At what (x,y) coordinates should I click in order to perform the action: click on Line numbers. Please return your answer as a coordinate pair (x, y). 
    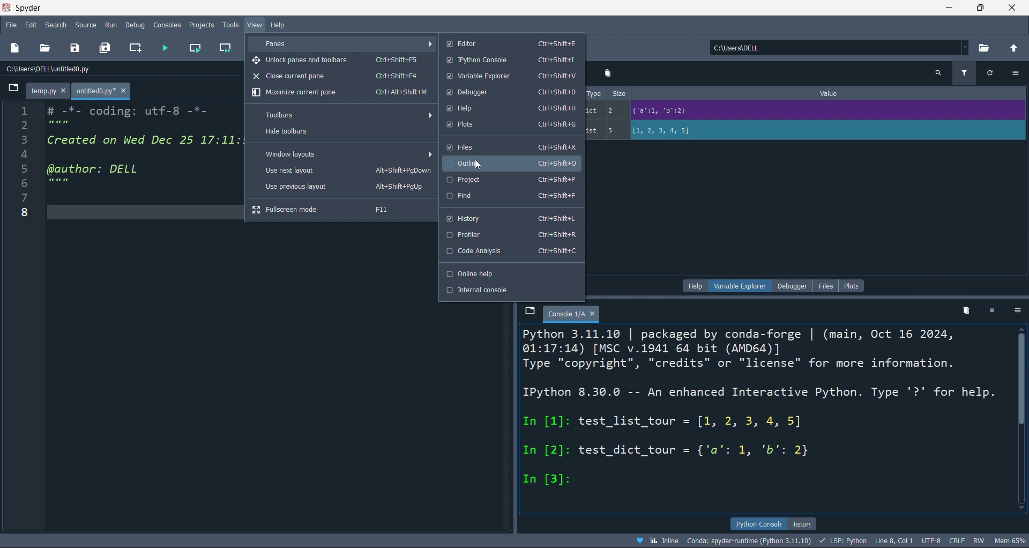
    Looking at the image, I should click on (23, 166).